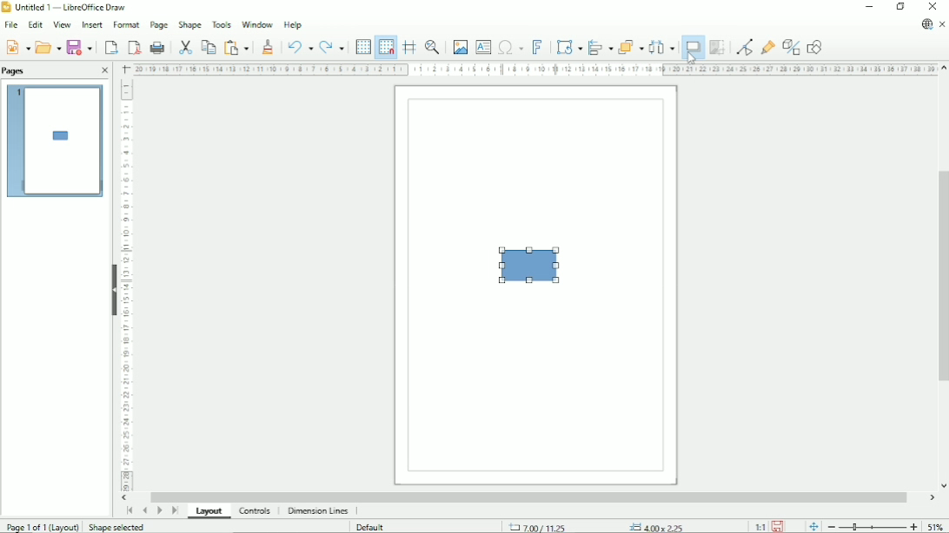 This screenshot has width=949, height=533. Describe the element at coordinates (144, 512) in the screenshot. I see `Previous page` at that location.